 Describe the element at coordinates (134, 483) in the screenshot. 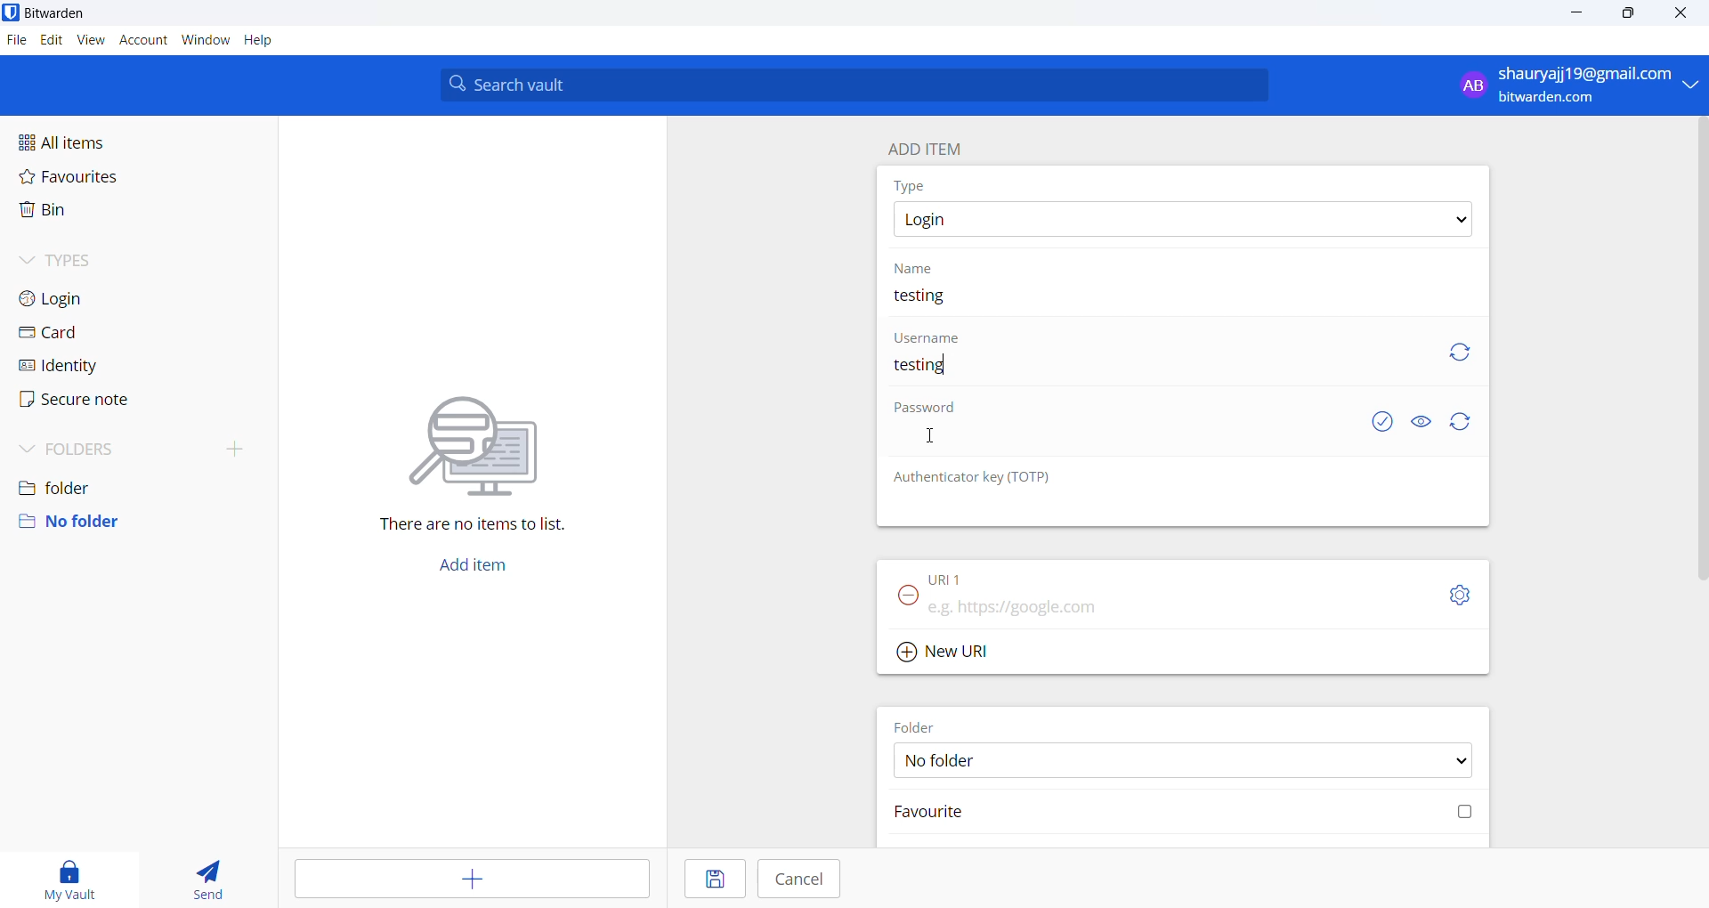

I see `folder` at that location.